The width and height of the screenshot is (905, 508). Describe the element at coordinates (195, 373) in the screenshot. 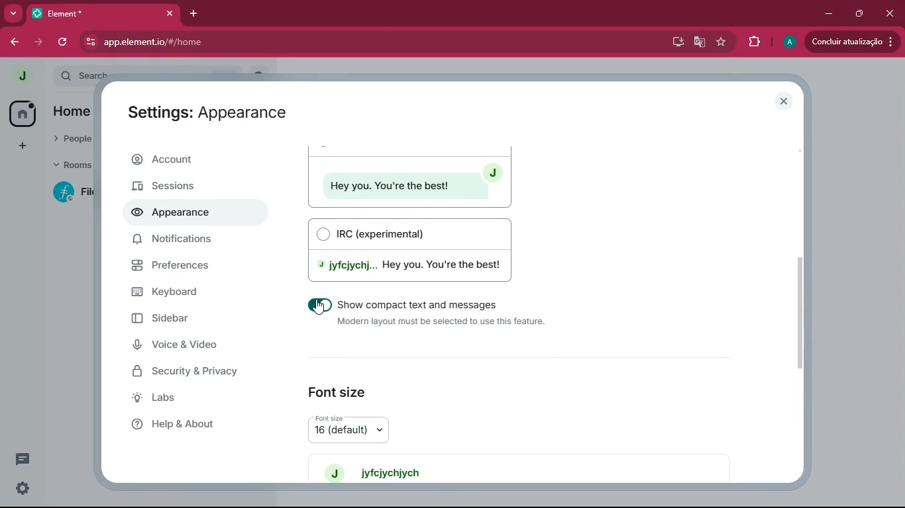

I see `security` at that location.